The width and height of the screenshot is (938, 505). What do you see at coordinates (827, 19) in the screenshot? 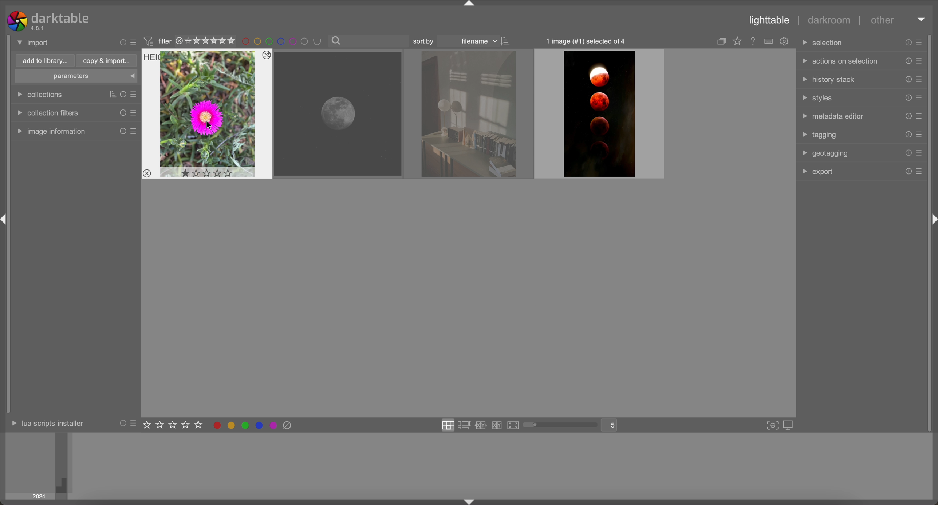
I see `darkroom` at bounding box center [827, 19].